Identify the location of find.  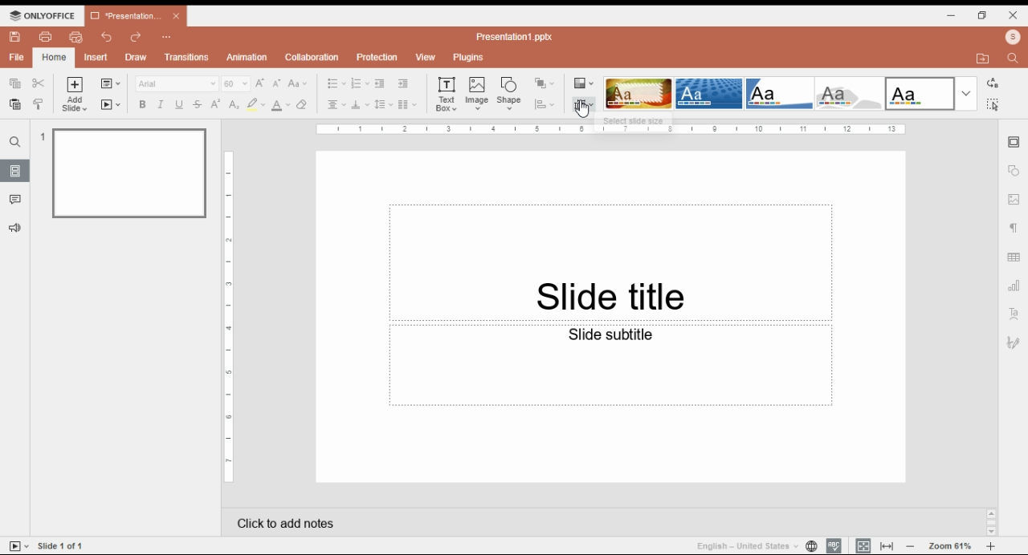
(1015, 57).